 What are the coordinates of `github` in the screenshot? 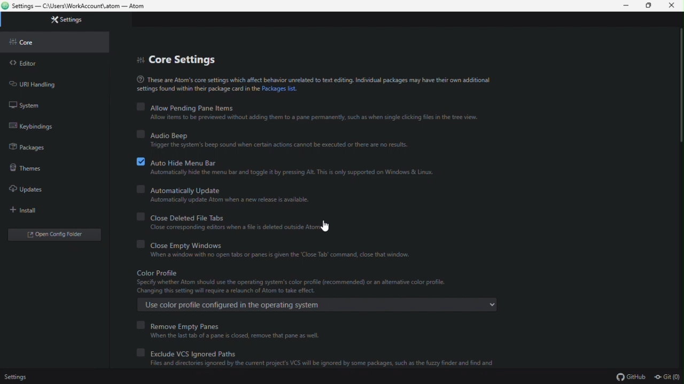 It's located at (630, 377).